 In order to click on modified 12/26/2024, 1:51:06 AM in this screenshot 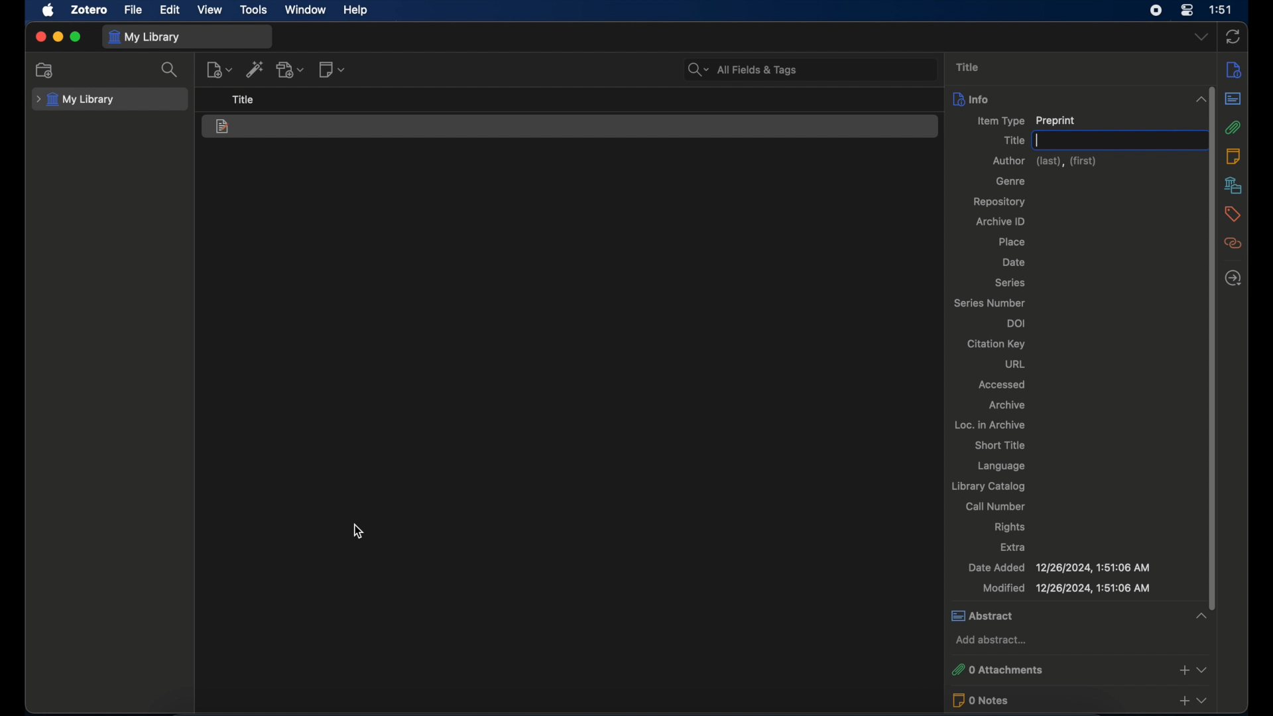, I will do `click(1065, 588)`.